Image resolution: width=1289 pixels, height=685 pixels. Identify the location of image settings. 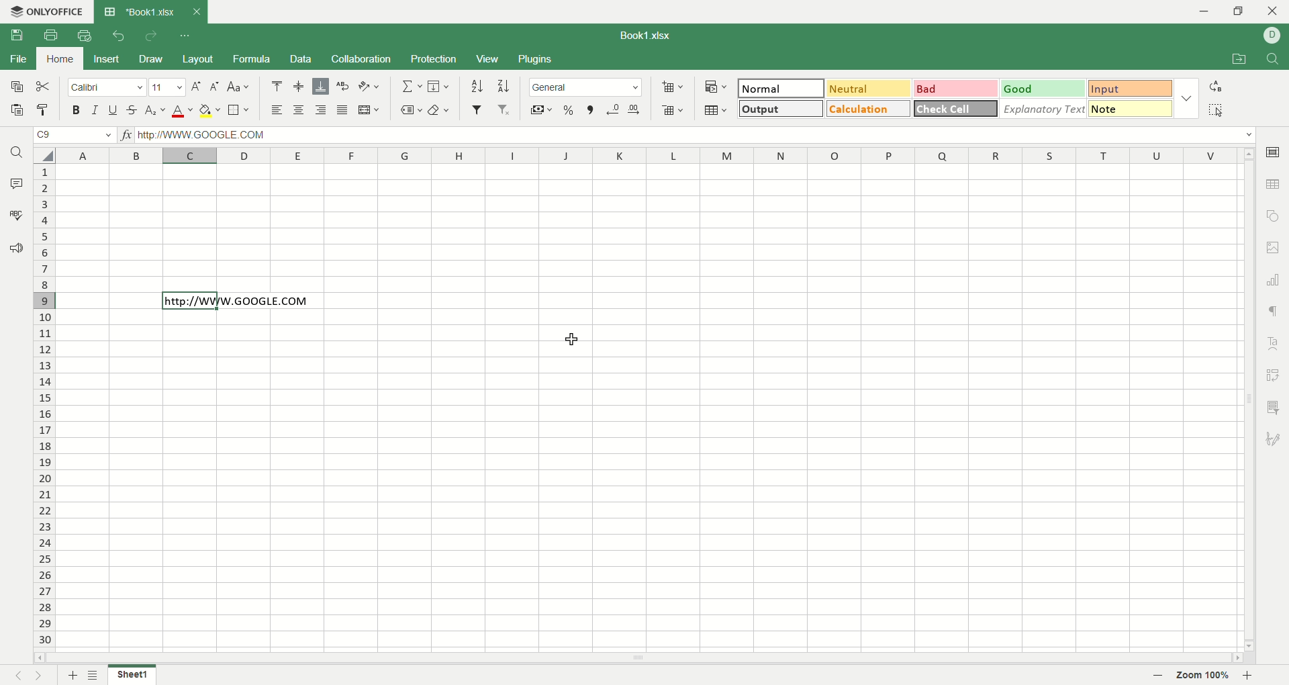
(1275, 248).